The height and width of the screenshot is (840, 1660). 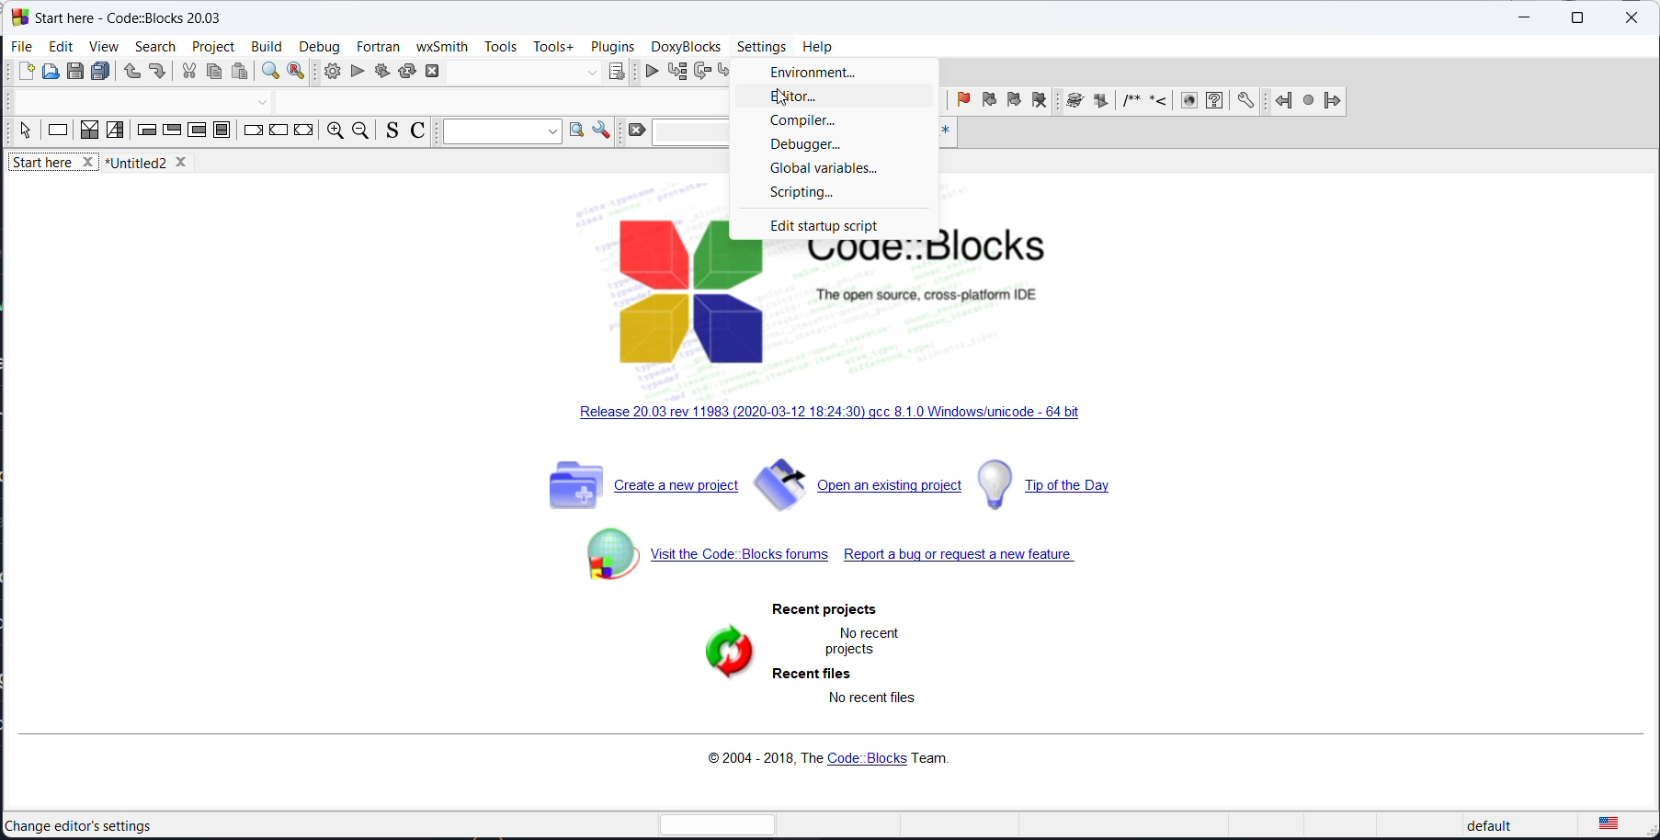 I want to click on block instruction, so click(x=223, y=133).